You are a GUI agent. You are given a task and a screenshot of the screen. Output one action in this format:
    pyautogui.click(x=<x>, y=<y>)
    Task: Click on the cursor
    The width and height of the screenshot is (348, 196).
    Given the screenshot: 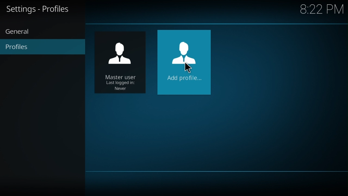 What is the action you would take?
    pyautogui.click(x=190, y=68)
    